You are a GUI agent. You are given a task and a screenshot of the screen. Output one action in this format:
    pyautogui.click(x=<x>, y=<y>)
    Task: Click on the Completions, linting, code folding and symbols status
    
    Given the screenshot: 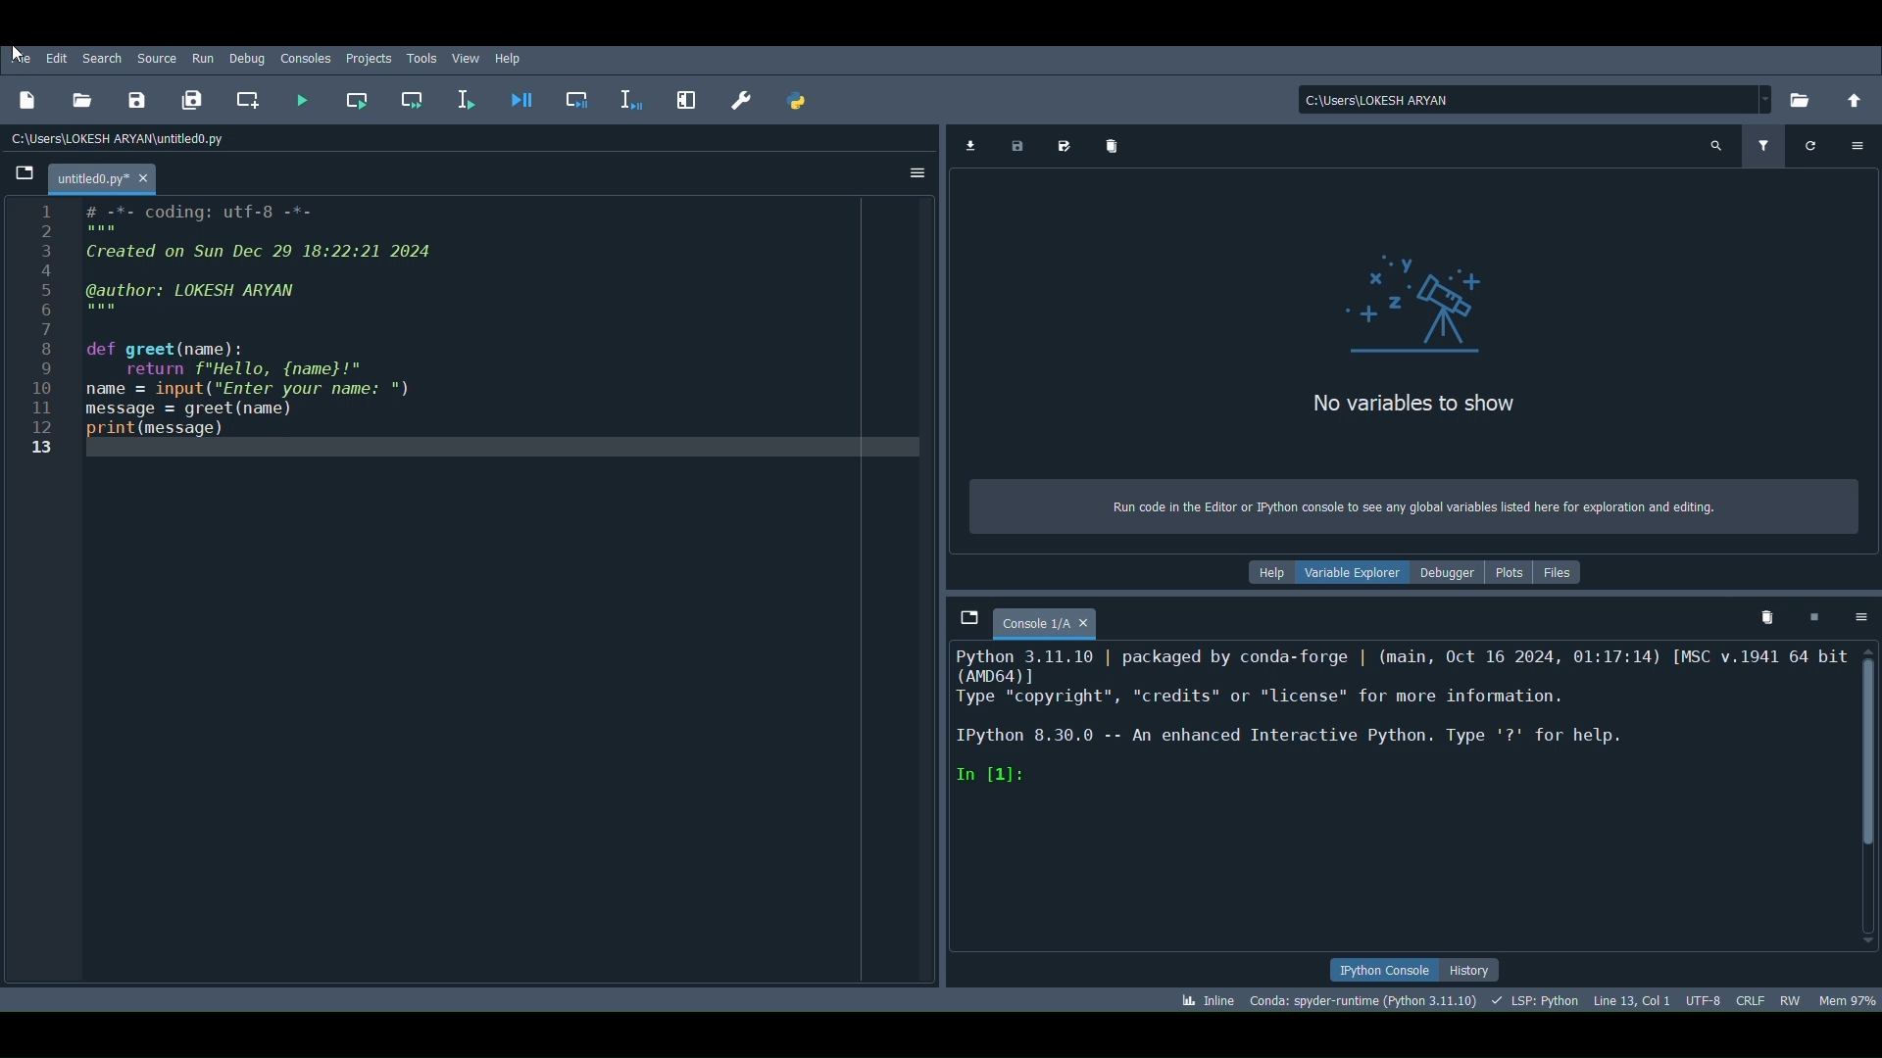 What is the action you would take?
    pyautogui.click(x=1533, y=999)
    